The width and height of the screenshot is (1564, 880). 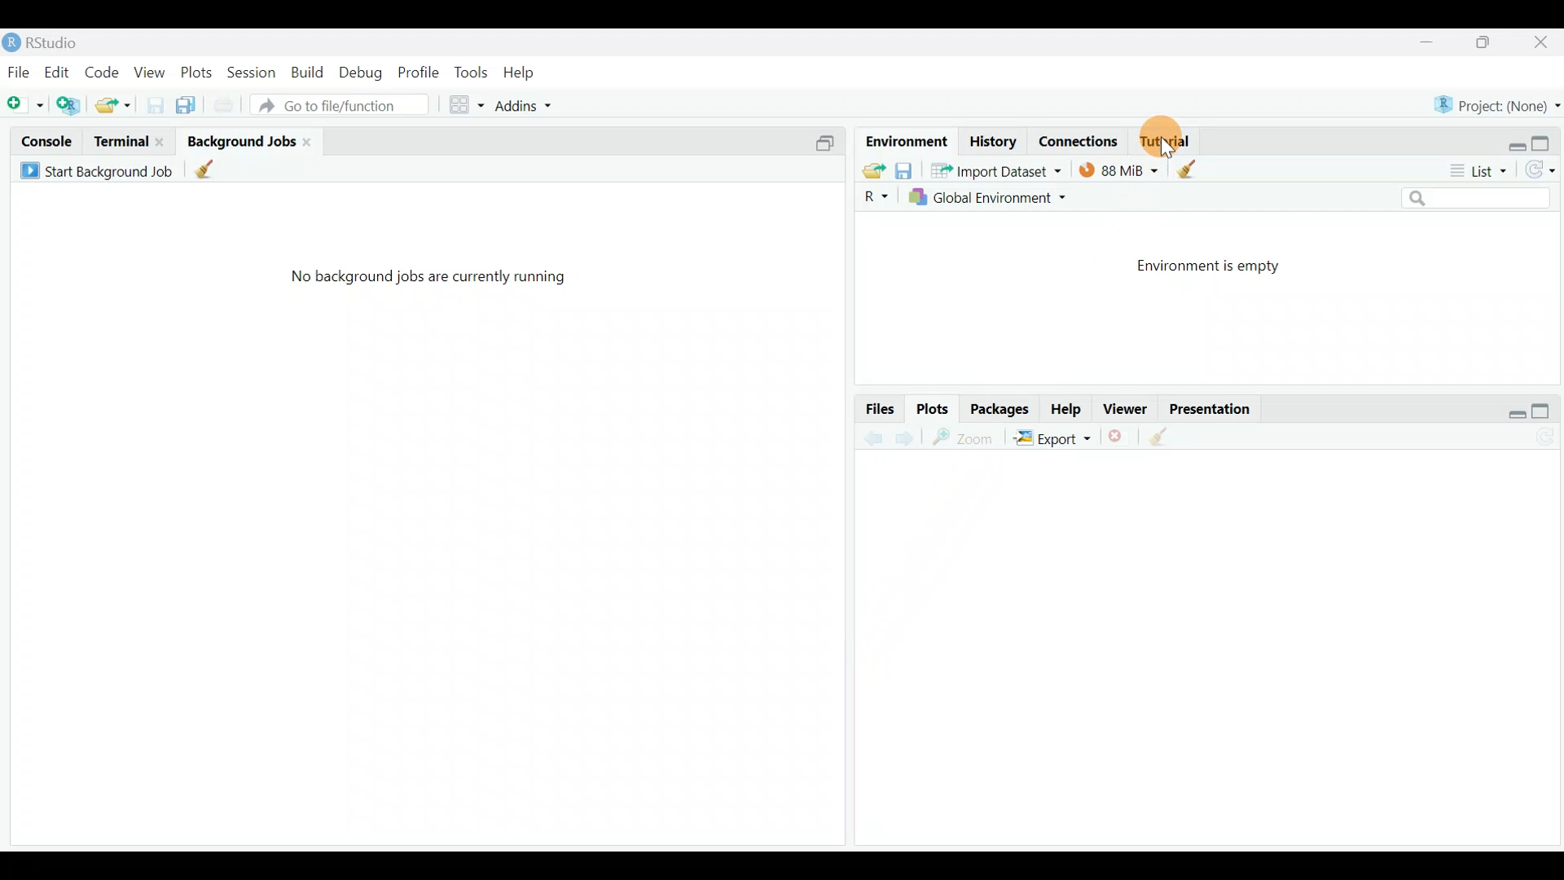 What do you see at coordinates (1545, 141) in the screenshot?
I see `Maximize` at bounding box center [1545, 141].